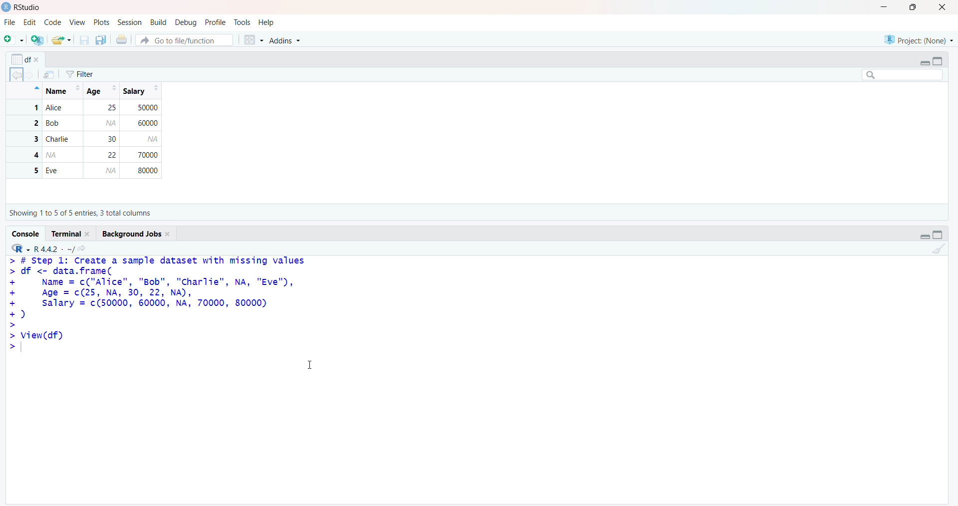 This screenshot has width=958, height=506. Describe the element at coordinates (32, 77) in the screenshot. I see `Go forward to the next source location (Ctrl + F10)` at that location.